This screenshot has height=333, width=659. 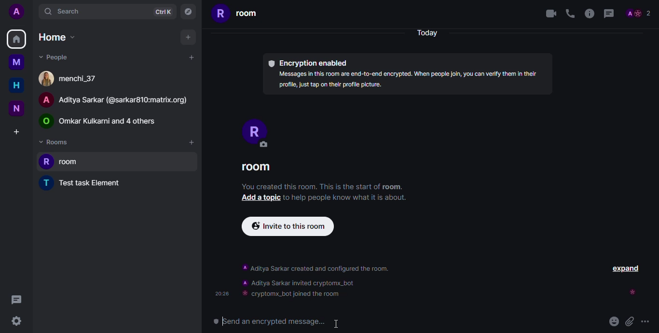 I want to click on myspace, so click(x=18, y=62).